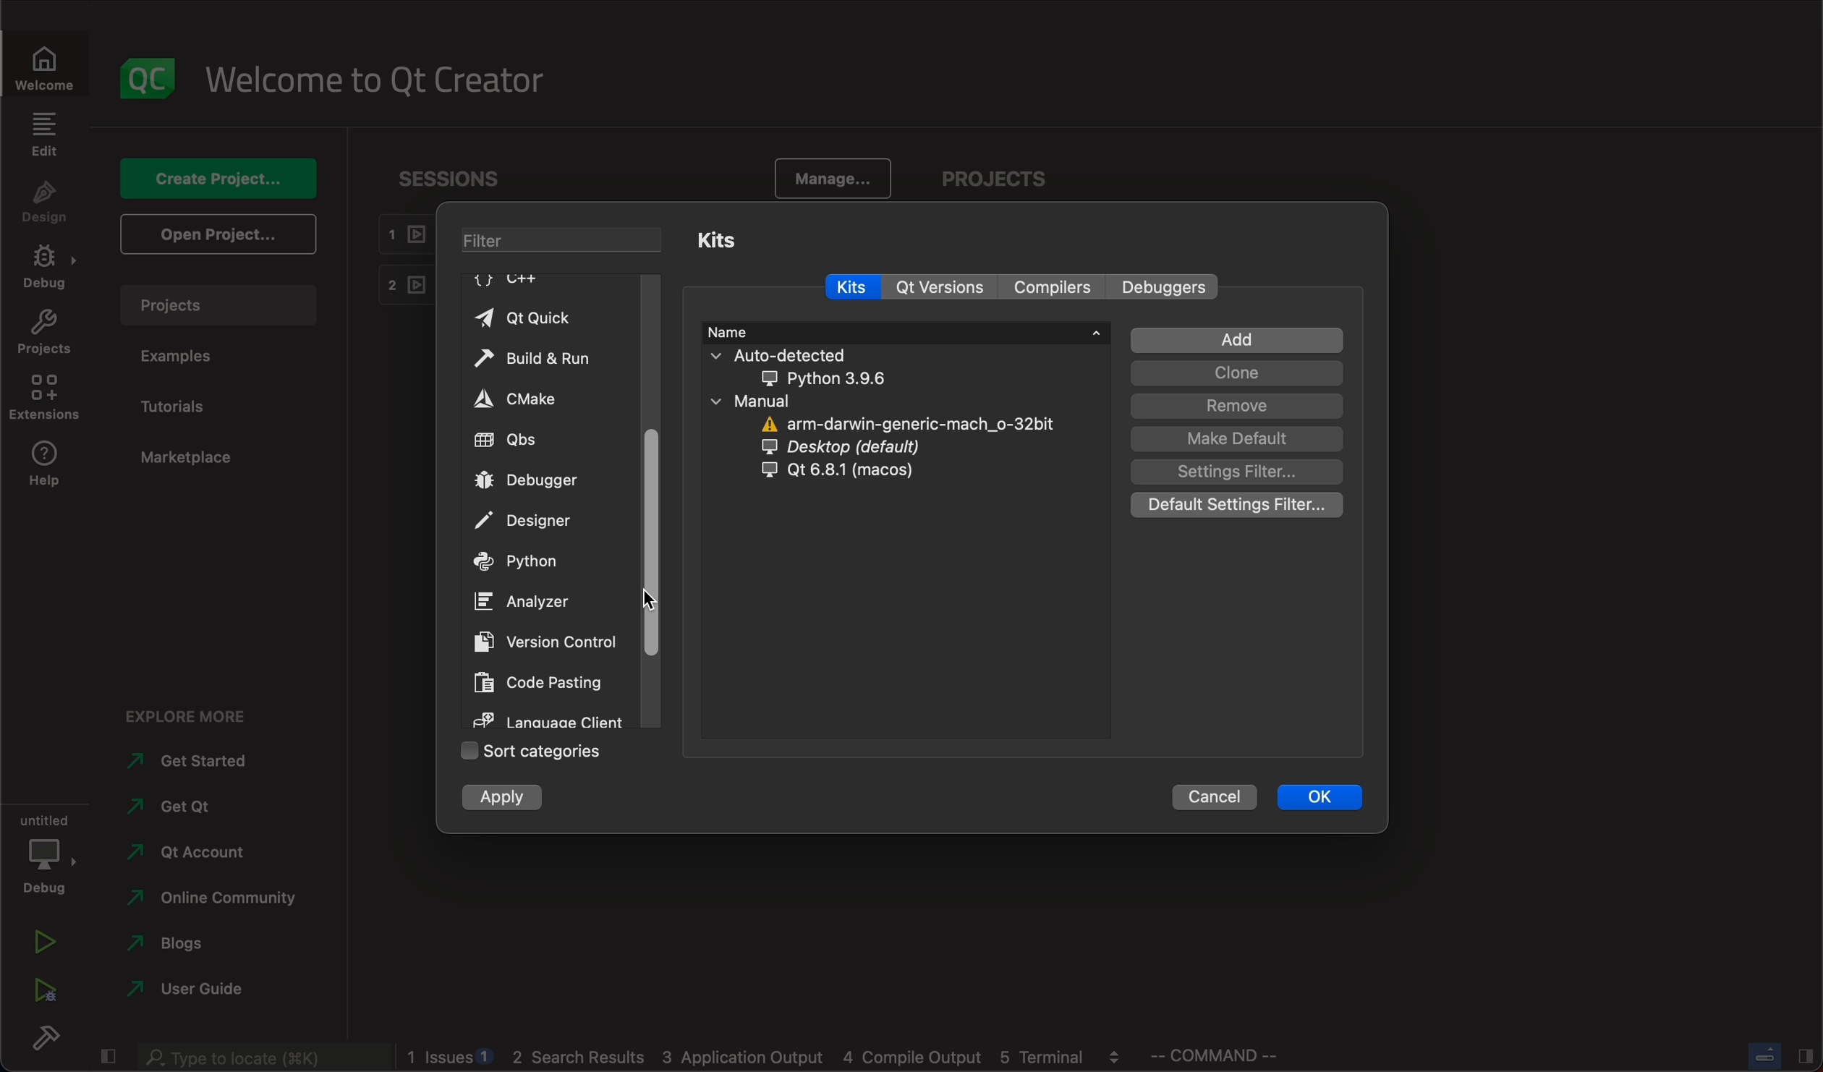 The width and height of the screenshot is (1823, 1072). I want to click on debug, so click(46, 268).